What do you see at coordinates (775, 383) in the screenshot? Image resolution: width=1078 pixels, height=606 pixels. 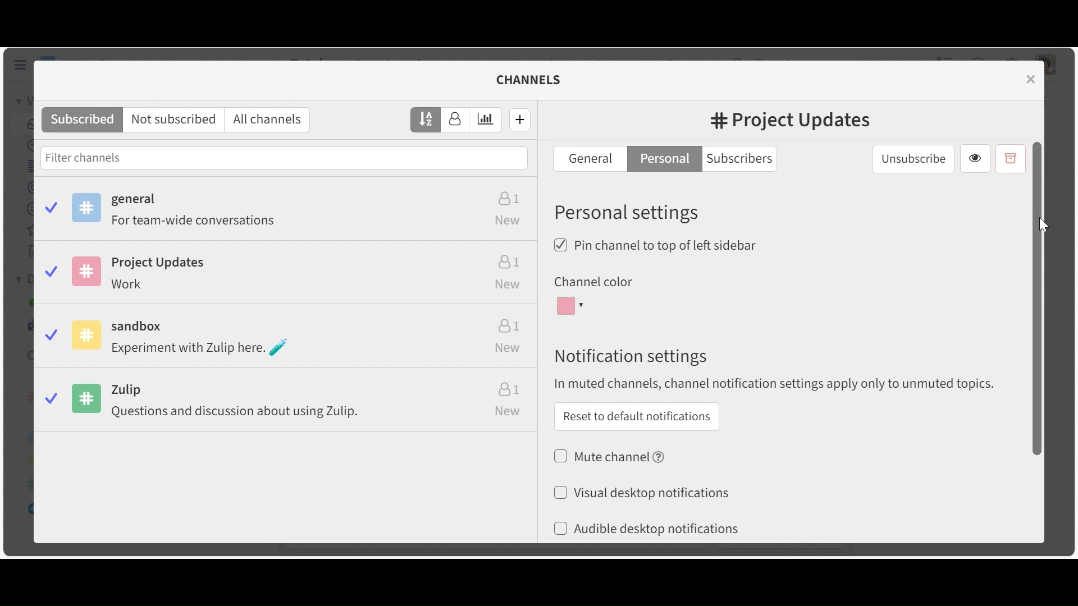 I see `In muted channels, channel notification apply only to muted topics` at bounding box center [775, 383].